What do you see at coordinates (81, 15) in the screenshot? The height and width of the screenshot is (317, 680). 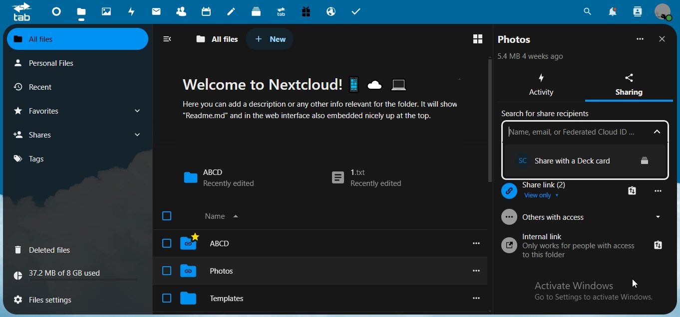 I see `files` at bounding box center [81, 15].